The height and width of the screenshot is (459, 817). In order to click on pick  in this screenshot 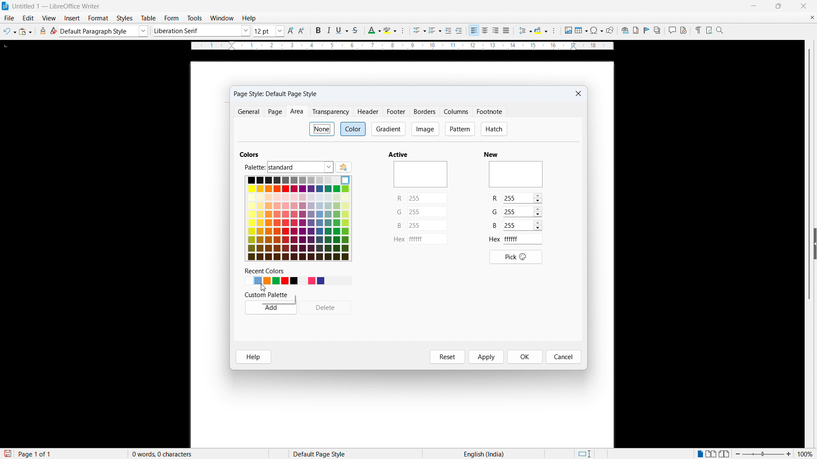, I will do `click(516, 257)`.